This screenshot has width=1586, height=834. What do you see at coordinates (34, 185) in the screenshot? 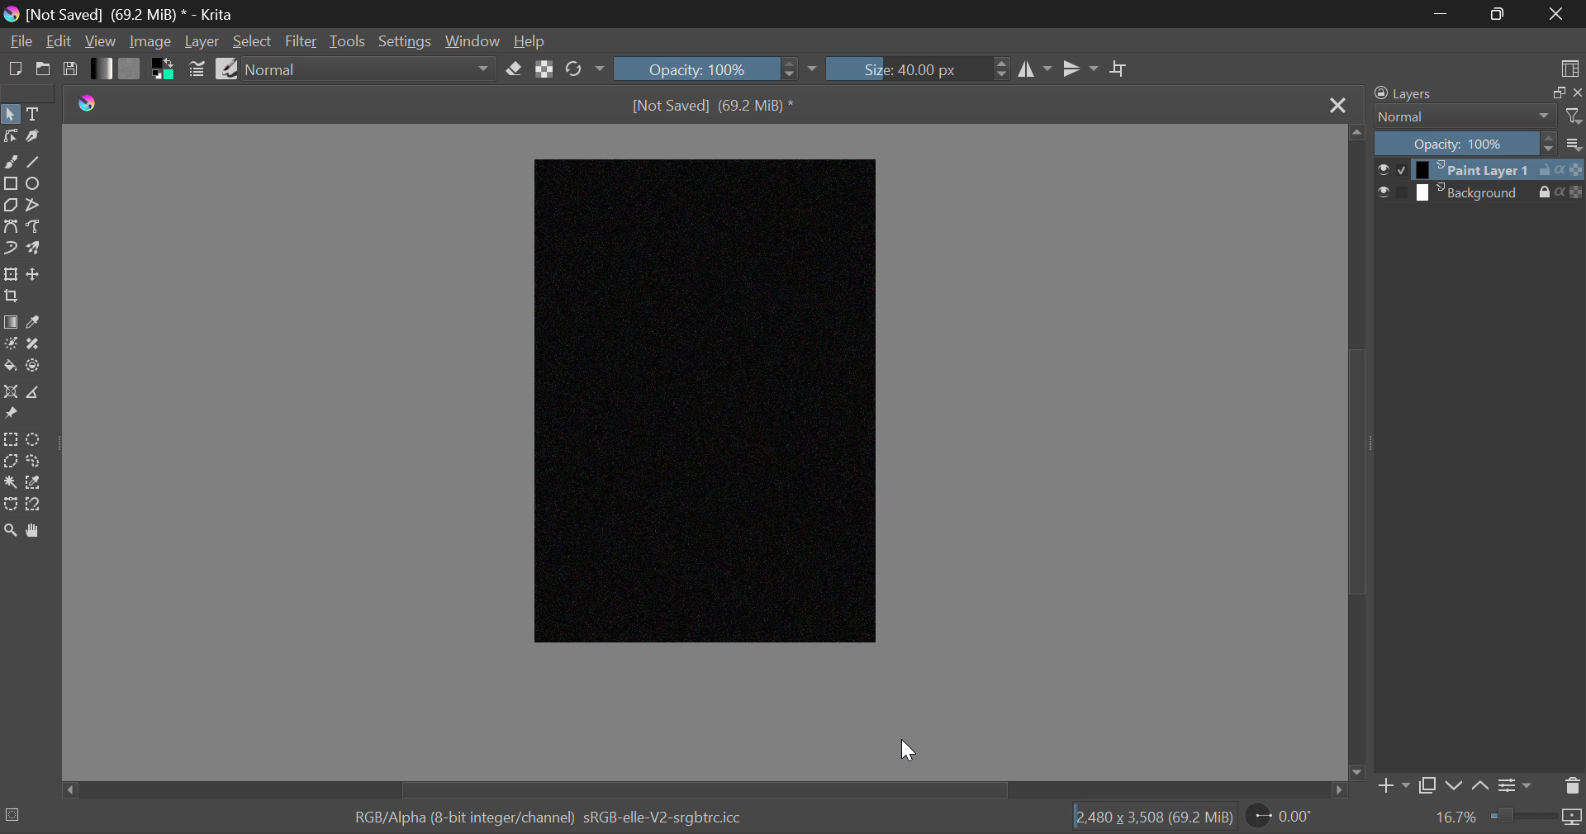
I see `Ellipses` at bounding box center [34, 185].